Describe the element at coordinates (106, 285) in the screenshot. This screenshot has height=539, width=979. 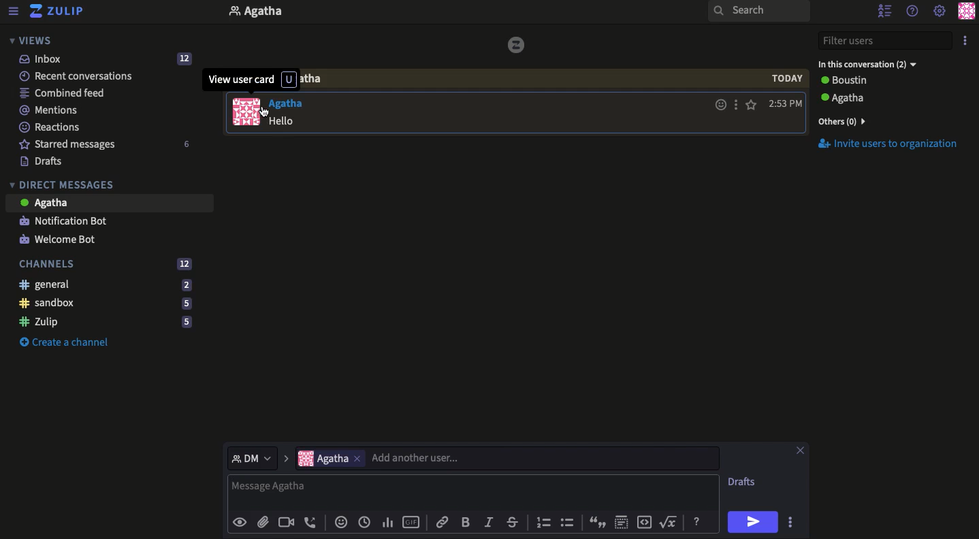
I see `General` at that location.